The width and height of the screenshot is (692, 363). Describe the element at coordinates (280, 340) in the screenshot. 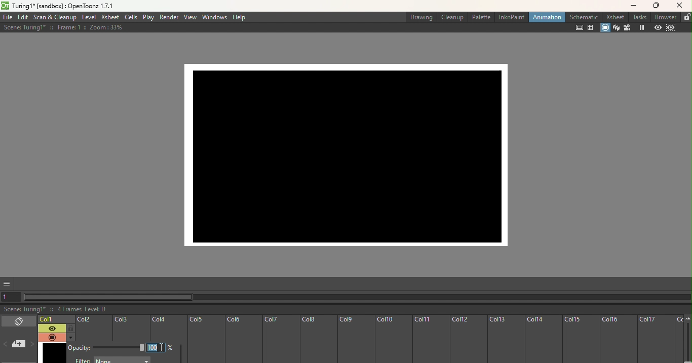

I see `Col7` at that location.